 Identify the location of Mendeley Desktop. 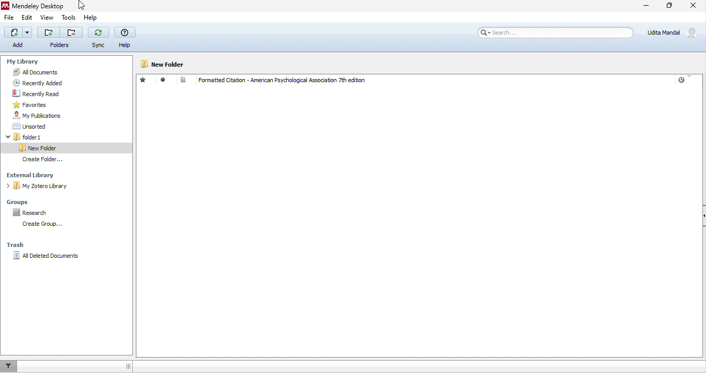
(38, 6).